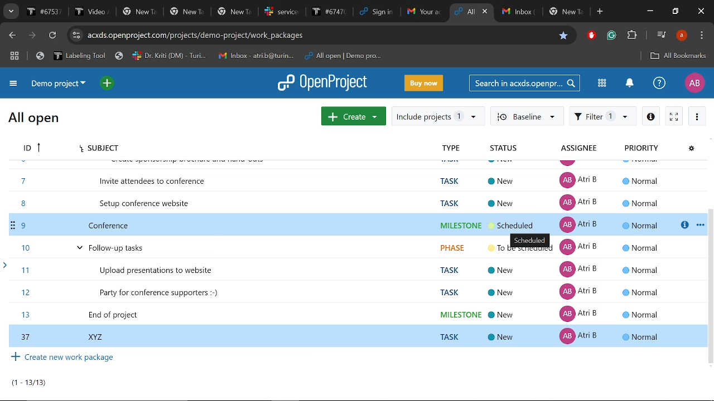 The image size is (714, 401). Describe the element at coordinates (694, 83) in the screenshot. I see `Profile` at that location.